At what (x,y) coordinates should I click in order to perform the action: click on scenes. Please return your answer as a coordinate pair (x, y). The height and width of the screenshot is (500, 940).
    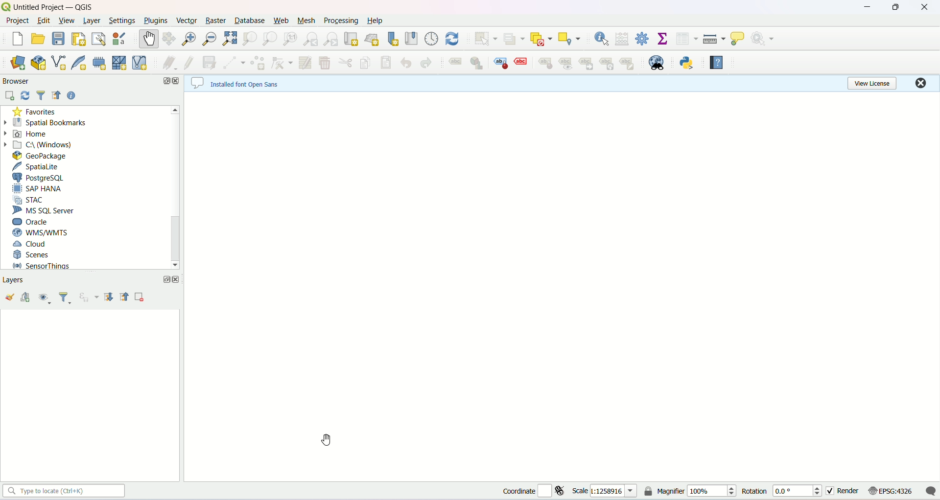
    Looking at the image, I should click on (33, 255).